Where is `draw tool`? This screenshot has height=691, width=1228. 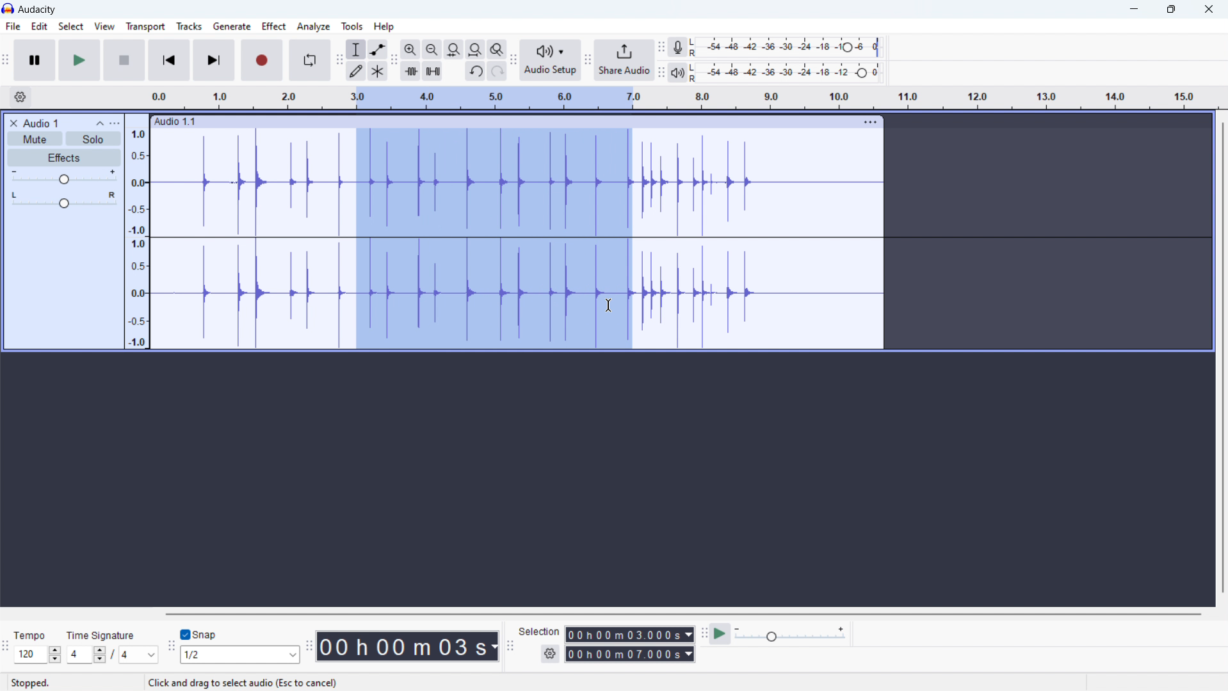 draw tool is located at coordinates (355, 70).